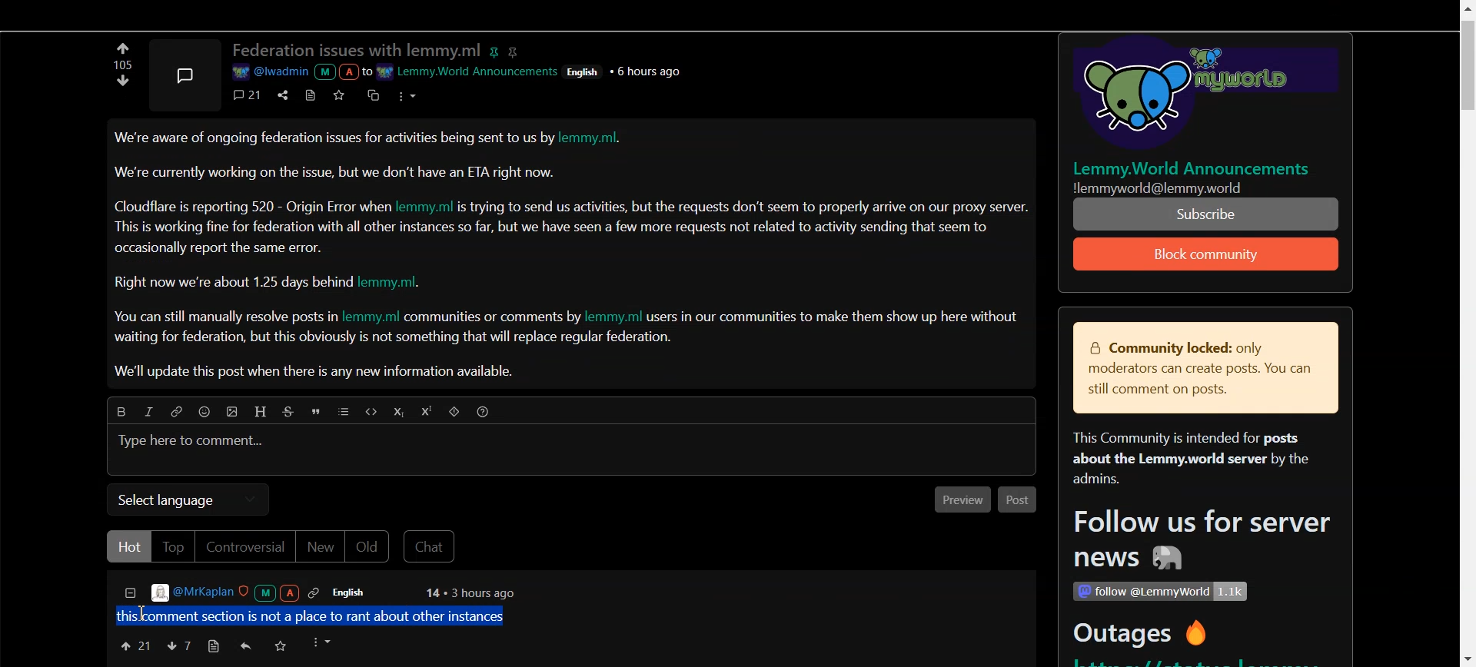 This screenshot has height=667, width=1476. I want to click on options, so click(324, 642).